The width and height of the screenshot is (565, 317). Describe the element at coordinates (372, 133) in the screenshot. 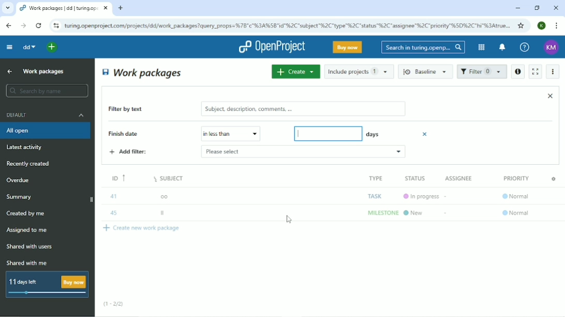

I see `days` at that location.